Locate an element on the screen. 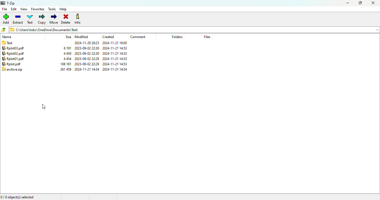 Image resolution: width=380 pixels, height=200 pixels. extract is located at coordinates (18, 19).